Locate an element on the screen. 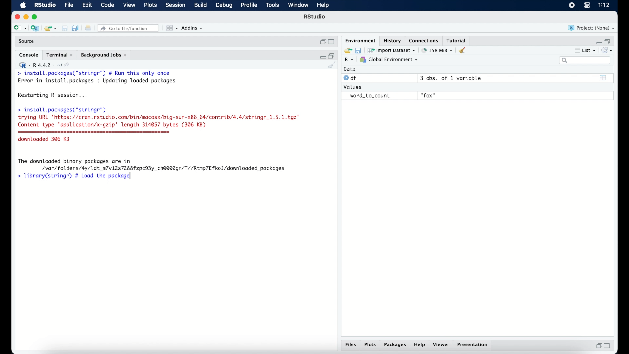  tutorial is located at coordinates (456, 40).